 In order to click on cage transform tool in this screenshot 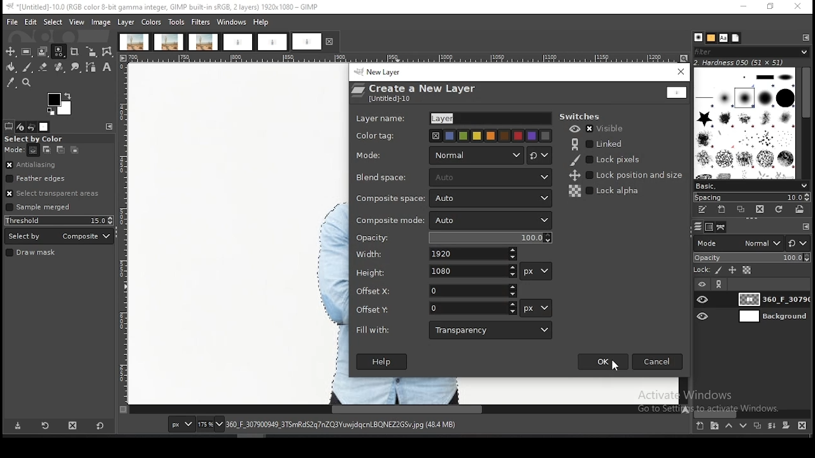, I will do `click(108, 52)`.